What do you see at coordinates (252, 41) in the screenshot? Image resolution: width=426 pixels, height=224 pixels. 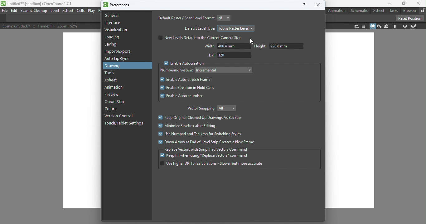 I see `Cursor` at bounding box center [252, 41].